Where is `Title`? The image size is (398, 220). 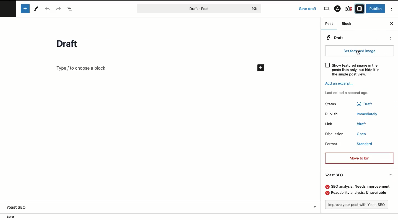
Title is located at coordinates (68, 44).